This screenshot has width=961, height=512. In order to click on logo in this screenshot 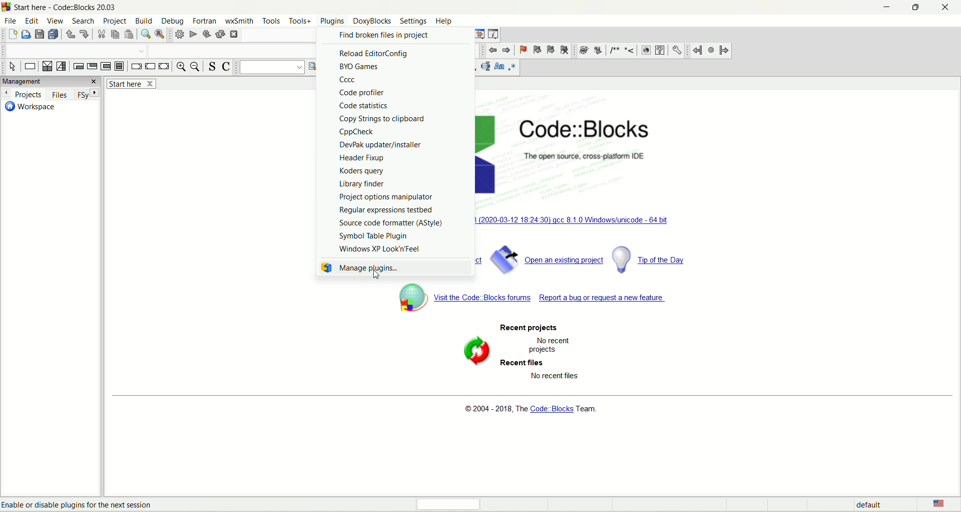, I will do `click(7, 7)`.